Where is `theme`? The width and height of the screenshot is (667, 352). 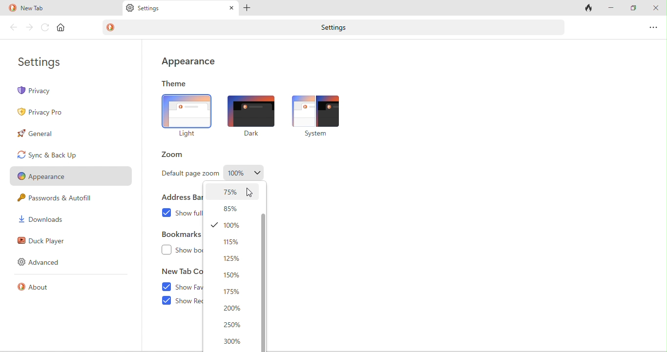 theme is located at coordinates (175, 84).